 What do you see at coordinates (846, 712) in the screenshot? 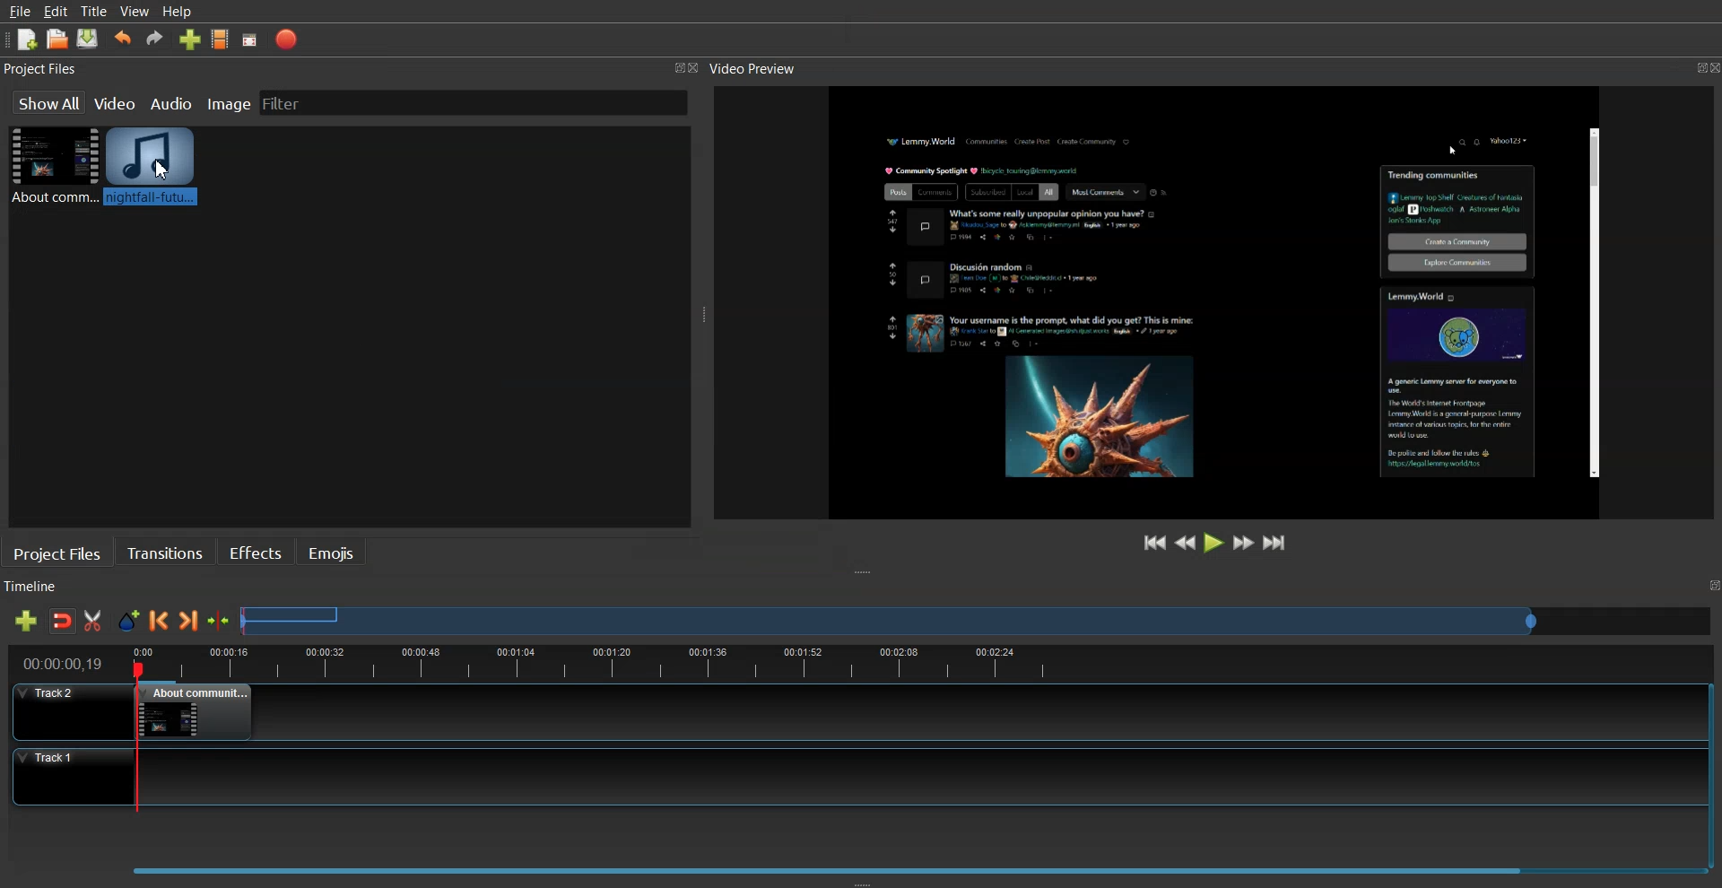
I see `Track 2` at bounding box center [846, 712].